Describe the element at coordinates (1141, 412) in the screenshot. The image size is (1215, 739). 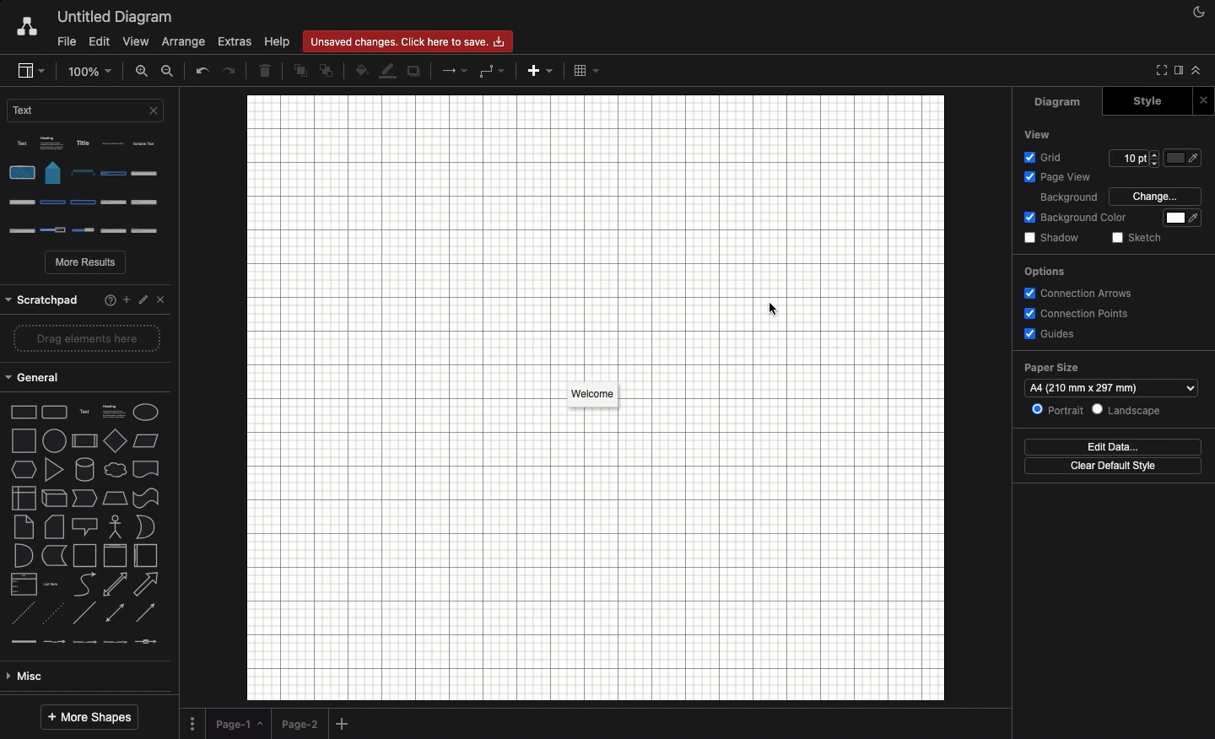
I see `` at that location.